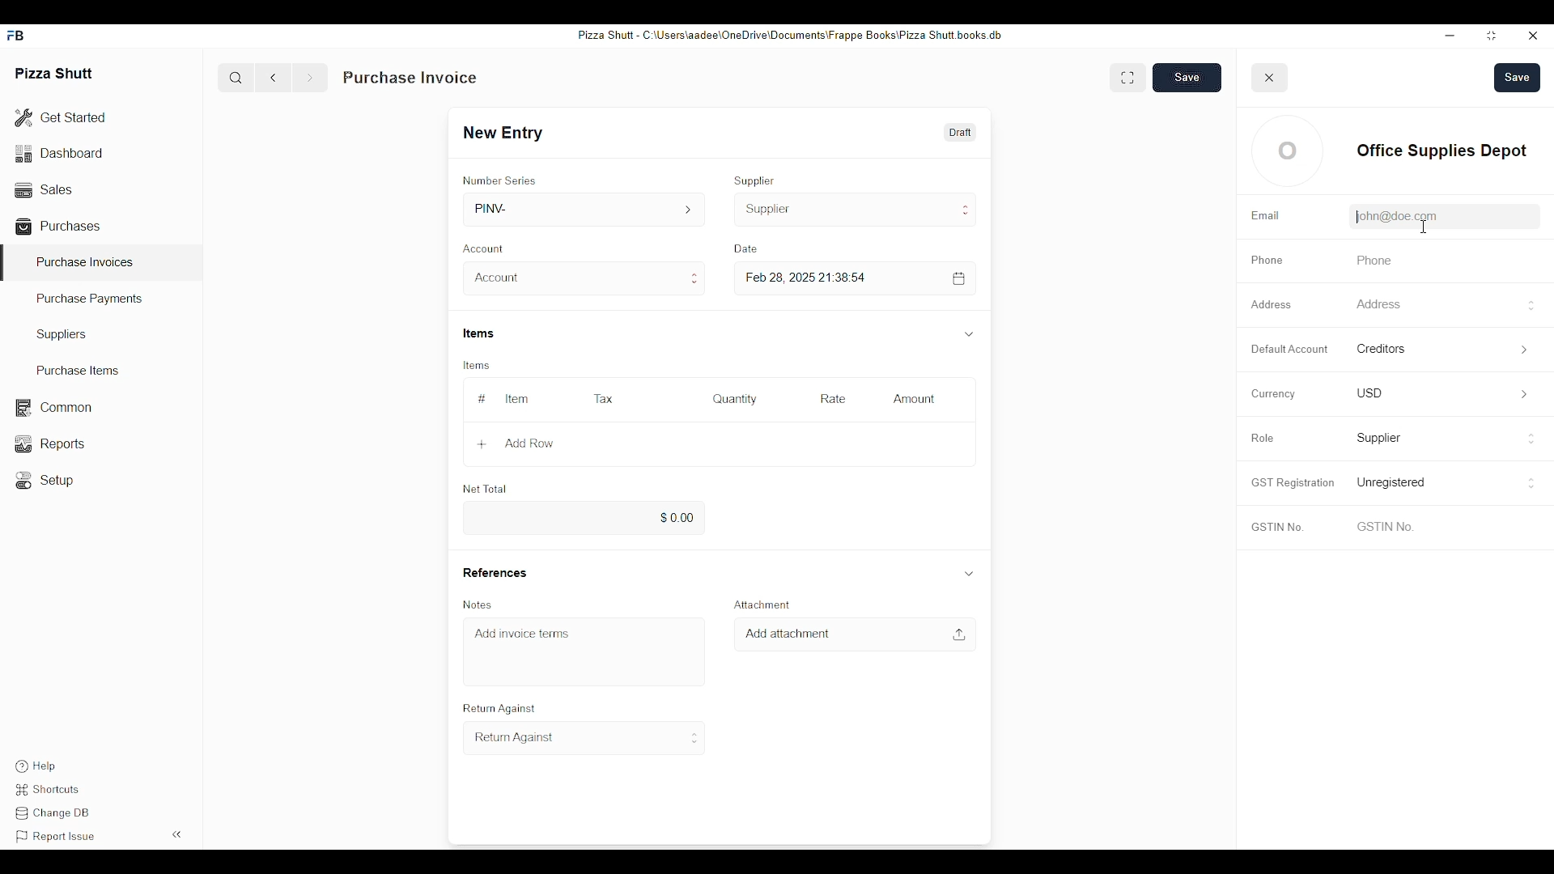 The image size is (1554, 874). Describe the element at coordinates (958, 634) in the screenshot. I see `upload` at that location.